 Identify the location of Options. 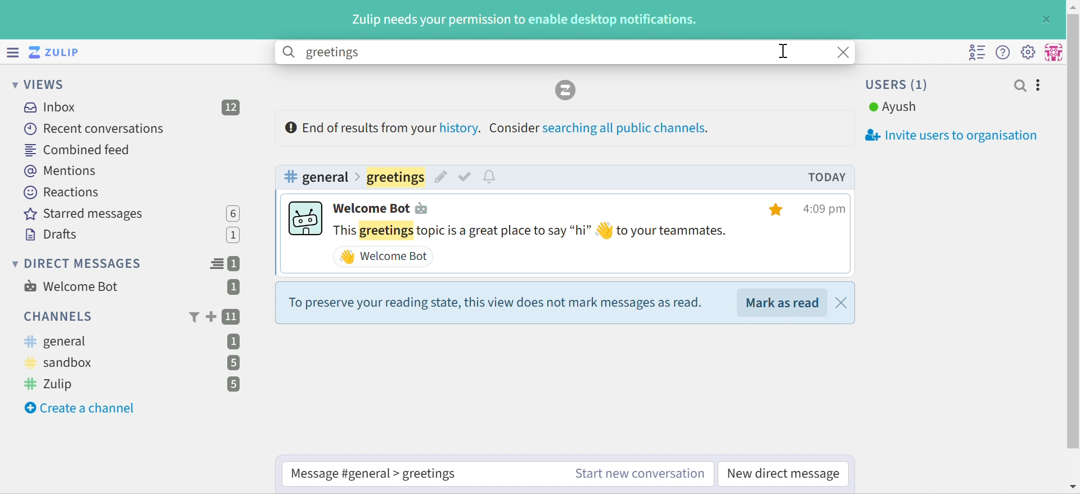
(1039, 86).